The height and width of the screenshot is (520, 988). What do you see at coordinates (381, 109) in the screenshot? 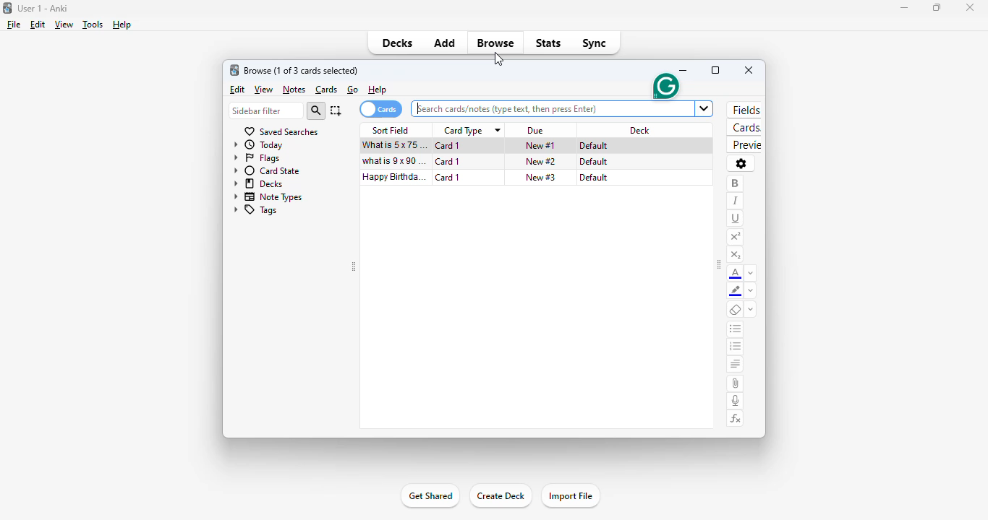
I see `cards` at bounding box center [381, 109].